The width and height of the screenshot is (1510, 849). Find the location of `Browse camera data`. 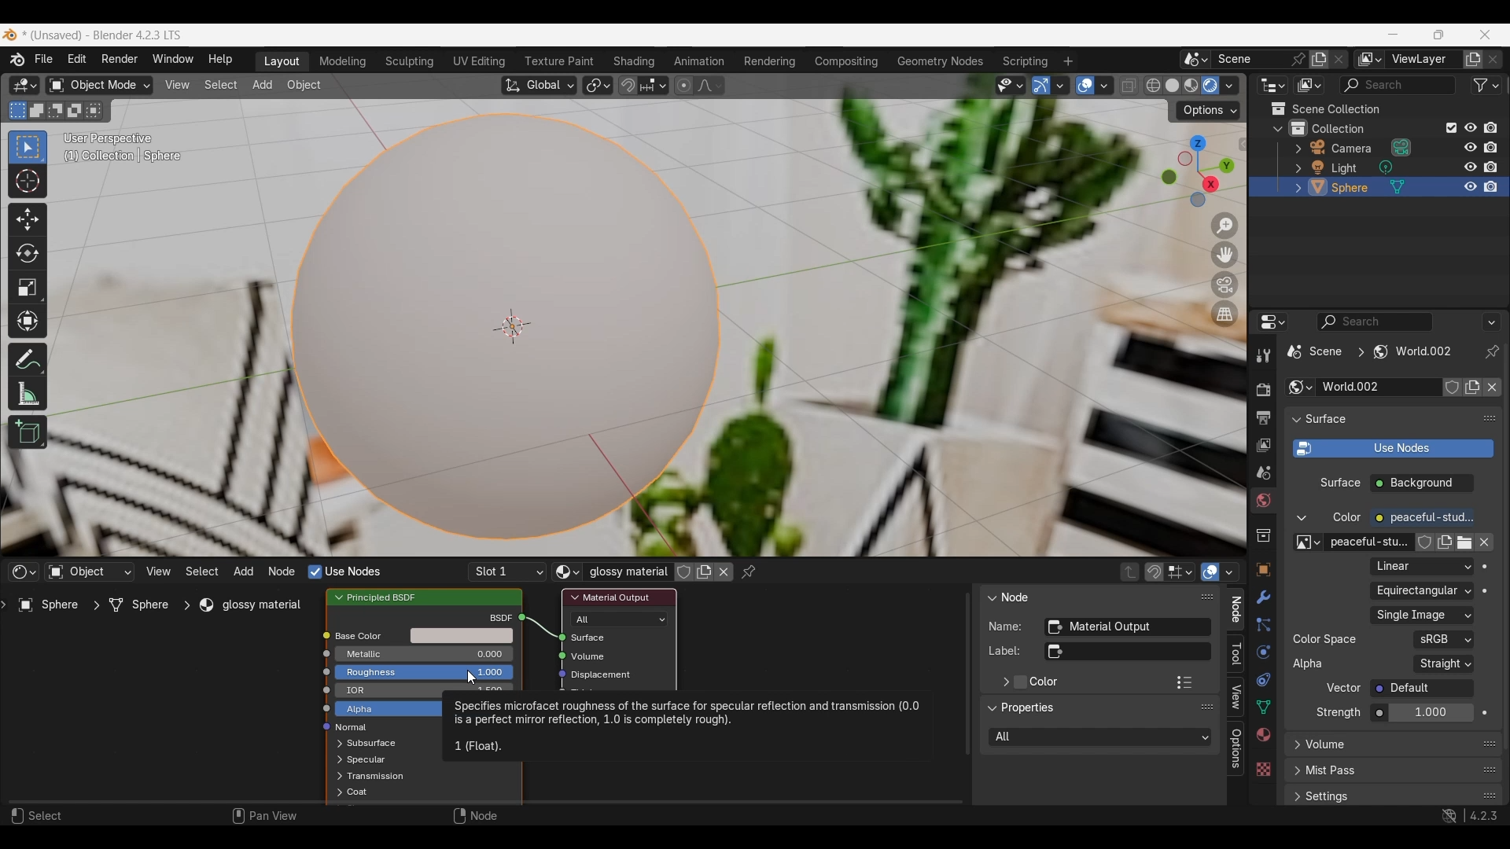

Browse camera data is located at coordinates (1401, 147).